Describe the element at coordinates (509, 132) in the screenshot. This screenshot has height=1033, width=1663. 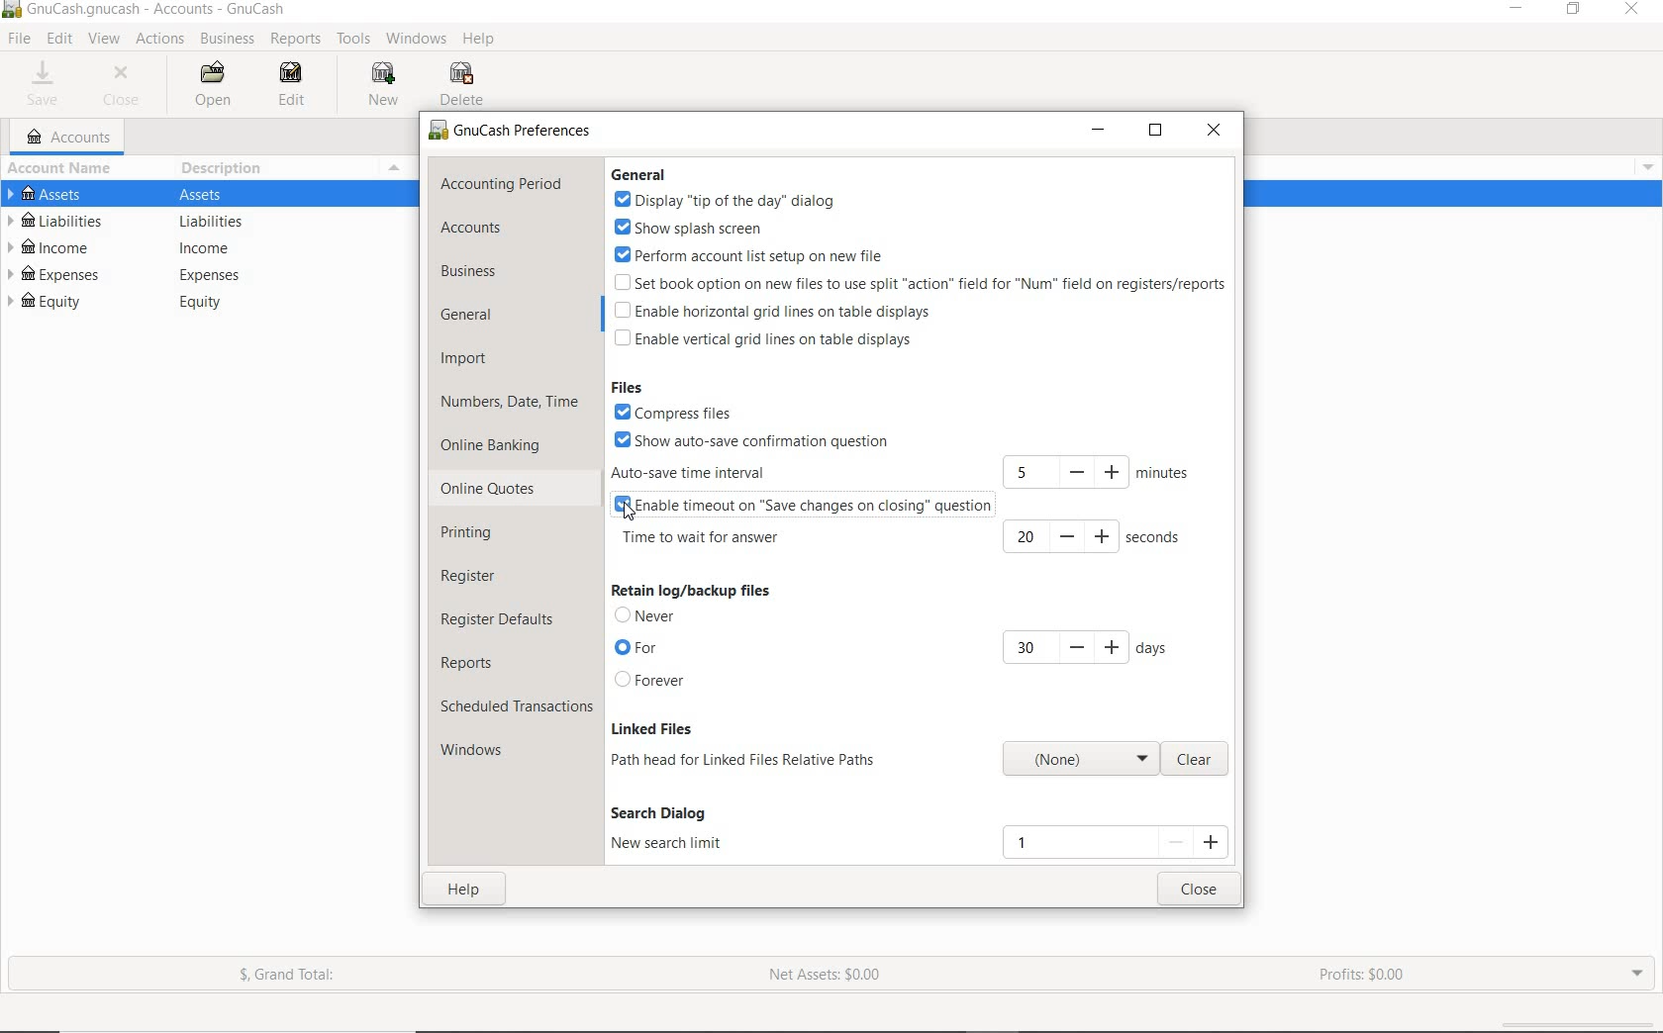
I see `PREFERENCES` at that location.